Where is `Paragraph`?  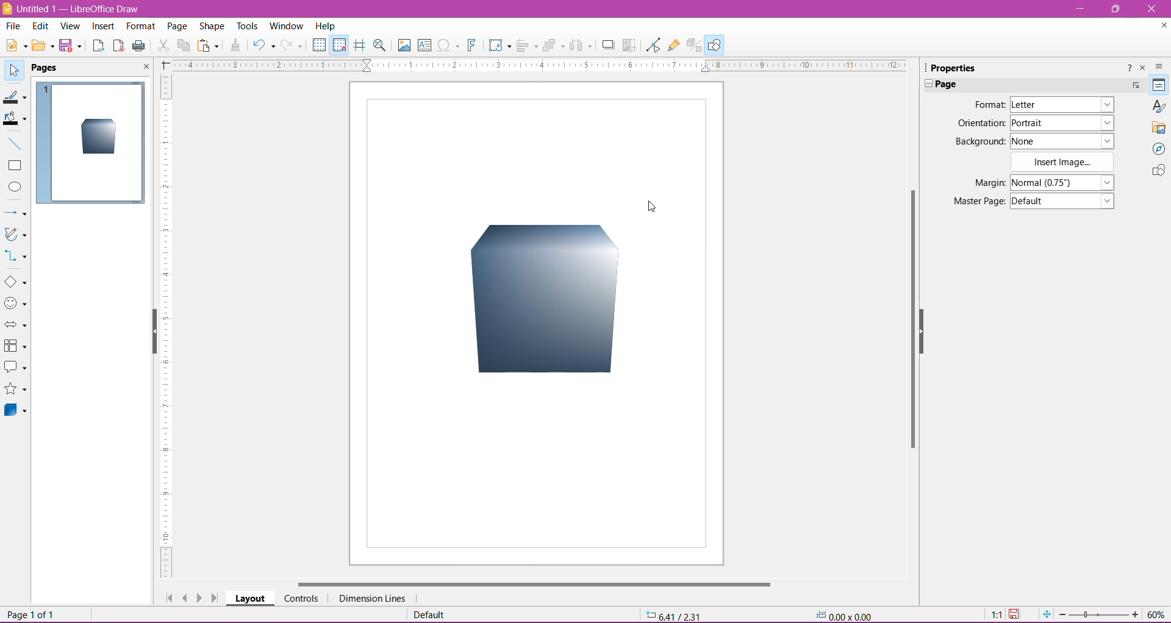
Paragraph is located at coordinates (1026, 84).